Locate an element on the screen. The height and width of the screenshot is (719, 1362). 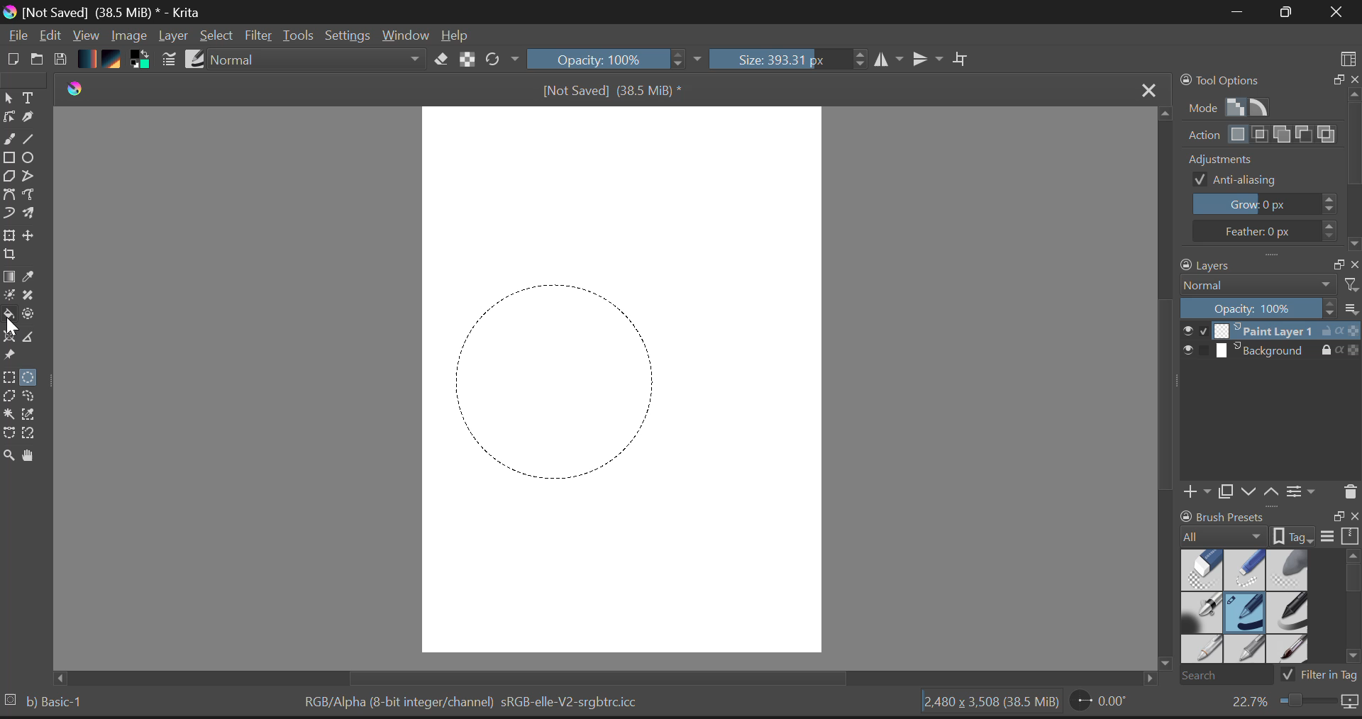
Colors in use is located at coordinates (140, 60).